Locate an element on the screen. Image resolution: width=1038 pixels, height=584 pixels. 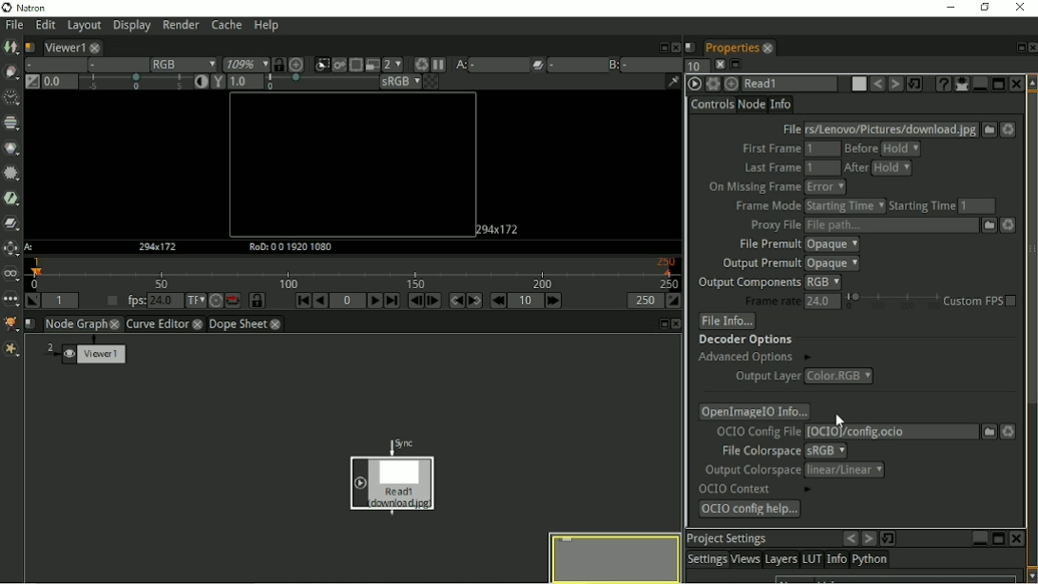
Close is located at coordinates (1022, 8).